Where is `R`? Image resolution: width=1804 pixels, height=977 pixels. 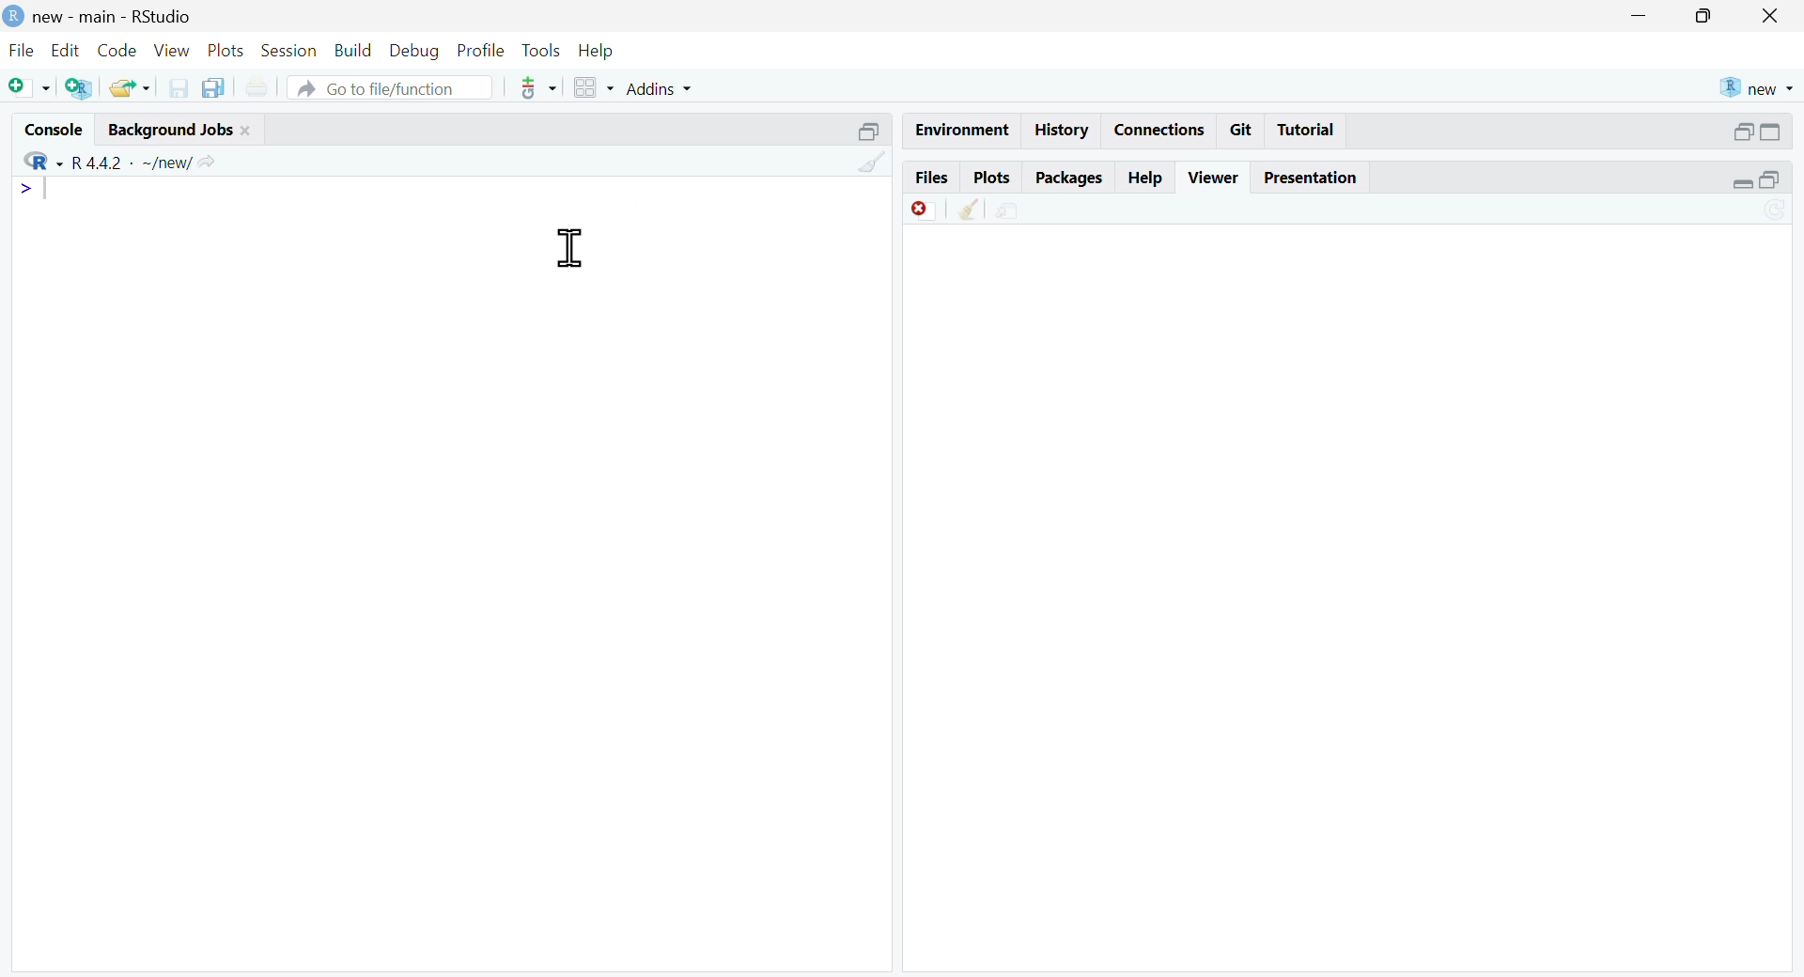 R is located at coordinates (43, 162).